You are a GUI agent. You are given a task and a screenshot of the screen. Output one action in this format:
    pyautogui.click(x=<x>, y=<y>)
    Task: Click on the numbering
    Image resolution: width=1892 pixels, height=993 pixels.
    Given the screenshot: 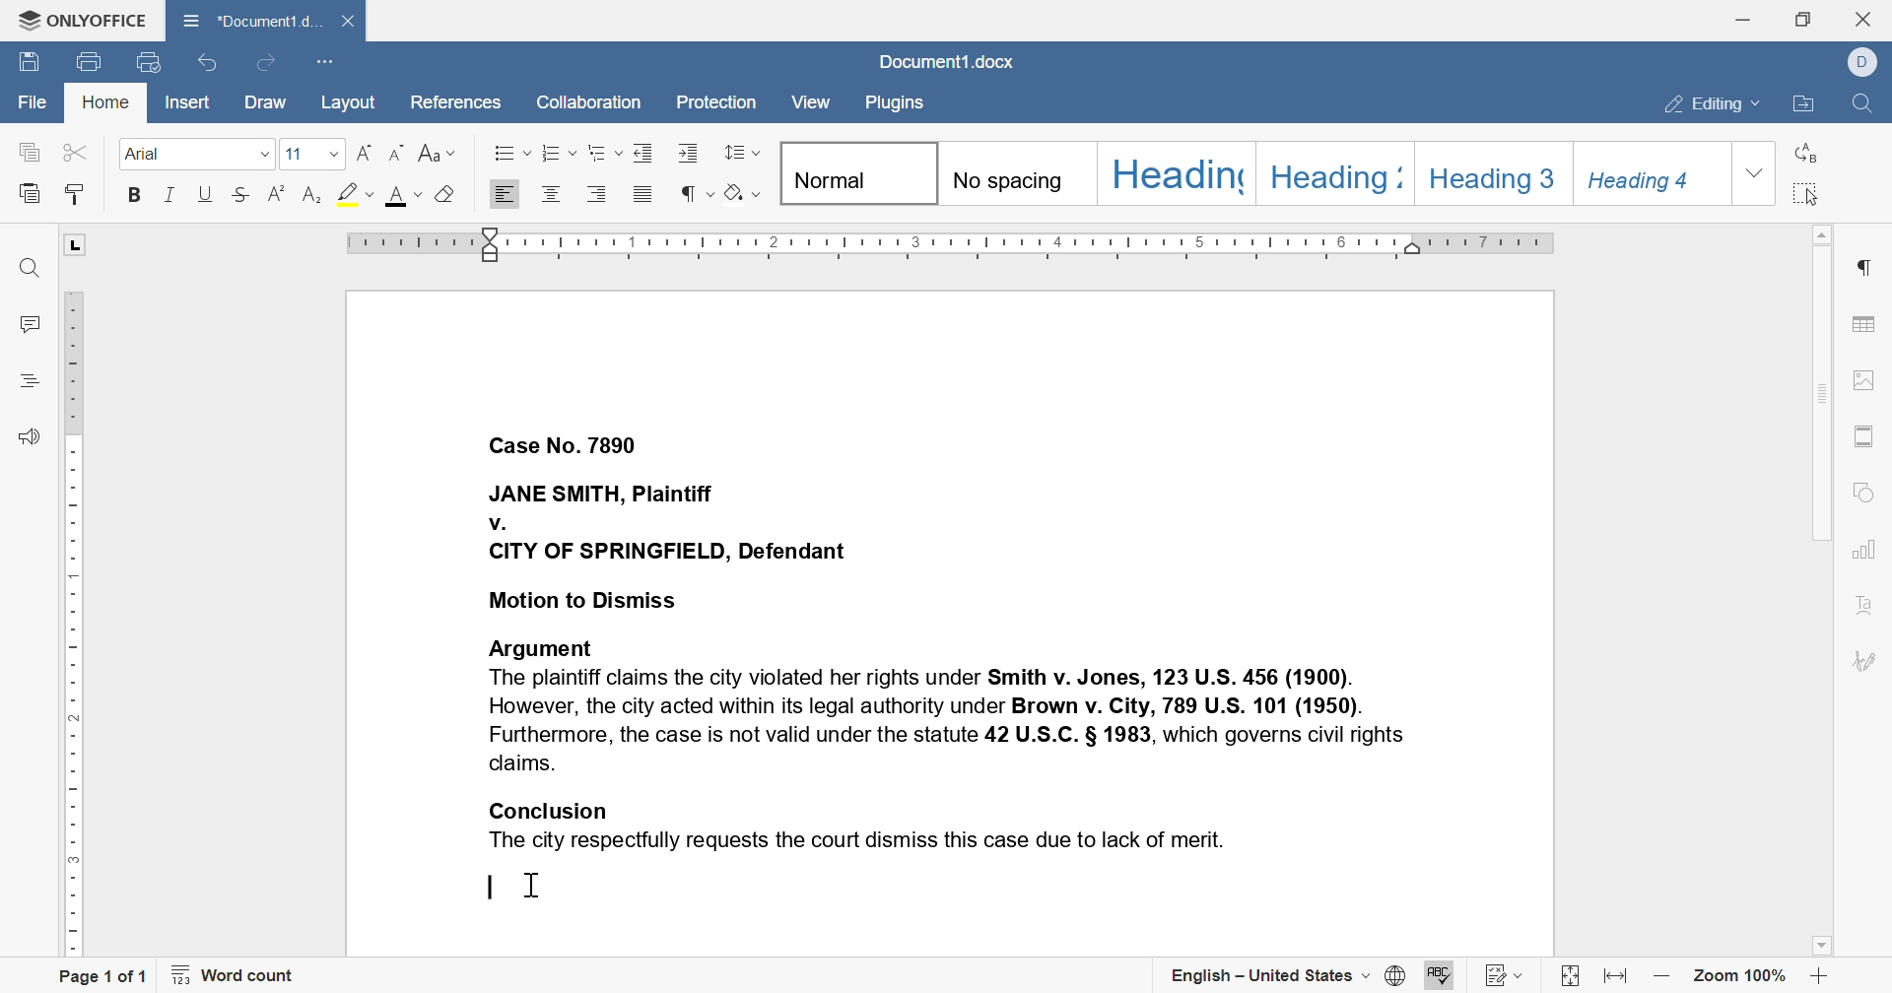 What is the action you would take?
    pyautogui.click(x=558, y=153)
    